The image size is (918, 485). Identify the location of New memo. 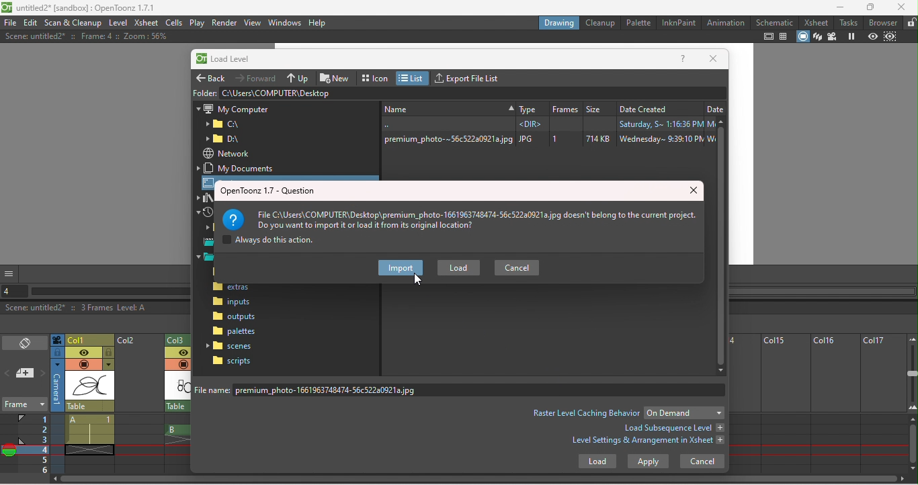
(26, 374).